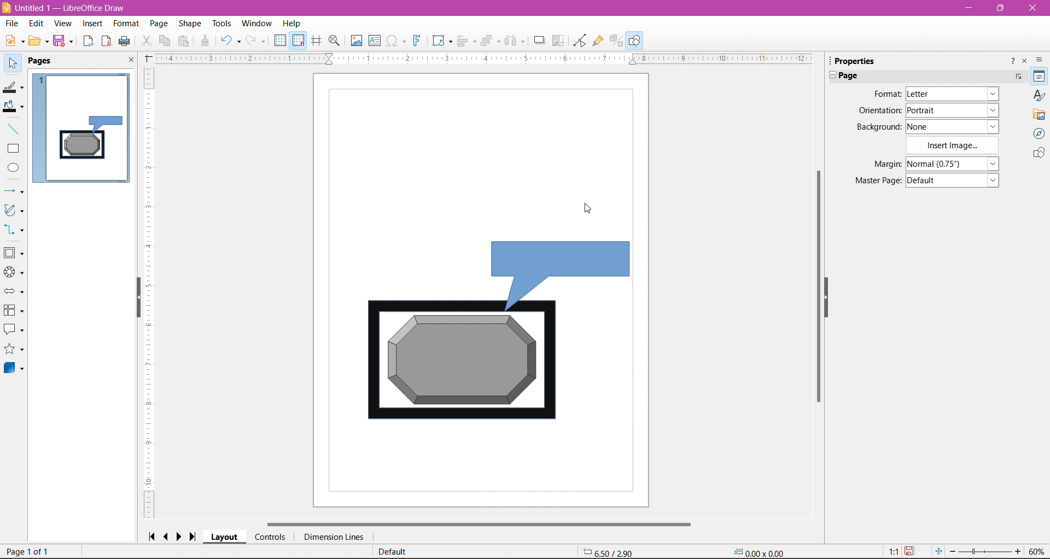  I want to click on Window, so click(259, 22).